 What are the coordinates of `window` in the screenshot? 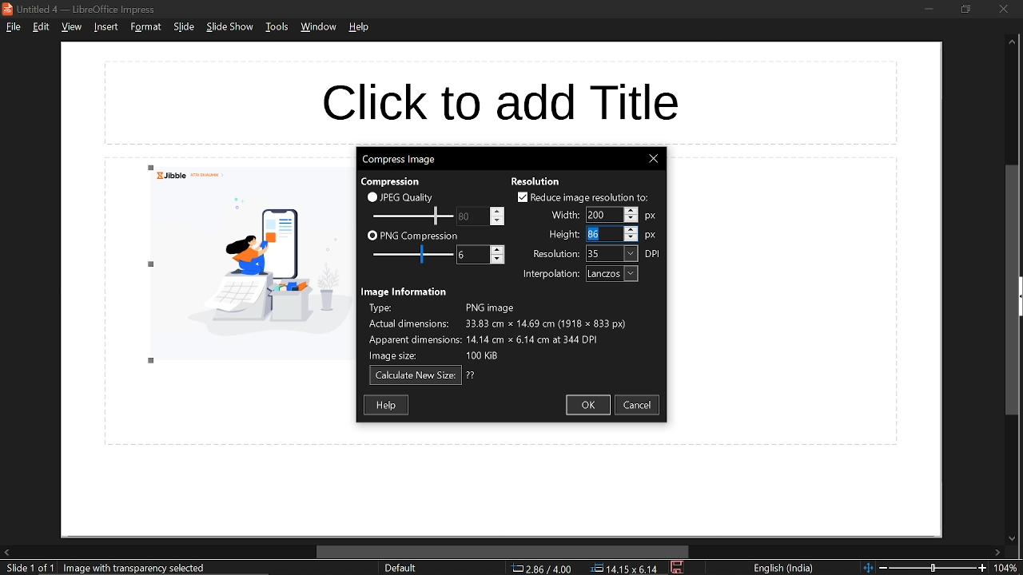 It's located at (320, 27).